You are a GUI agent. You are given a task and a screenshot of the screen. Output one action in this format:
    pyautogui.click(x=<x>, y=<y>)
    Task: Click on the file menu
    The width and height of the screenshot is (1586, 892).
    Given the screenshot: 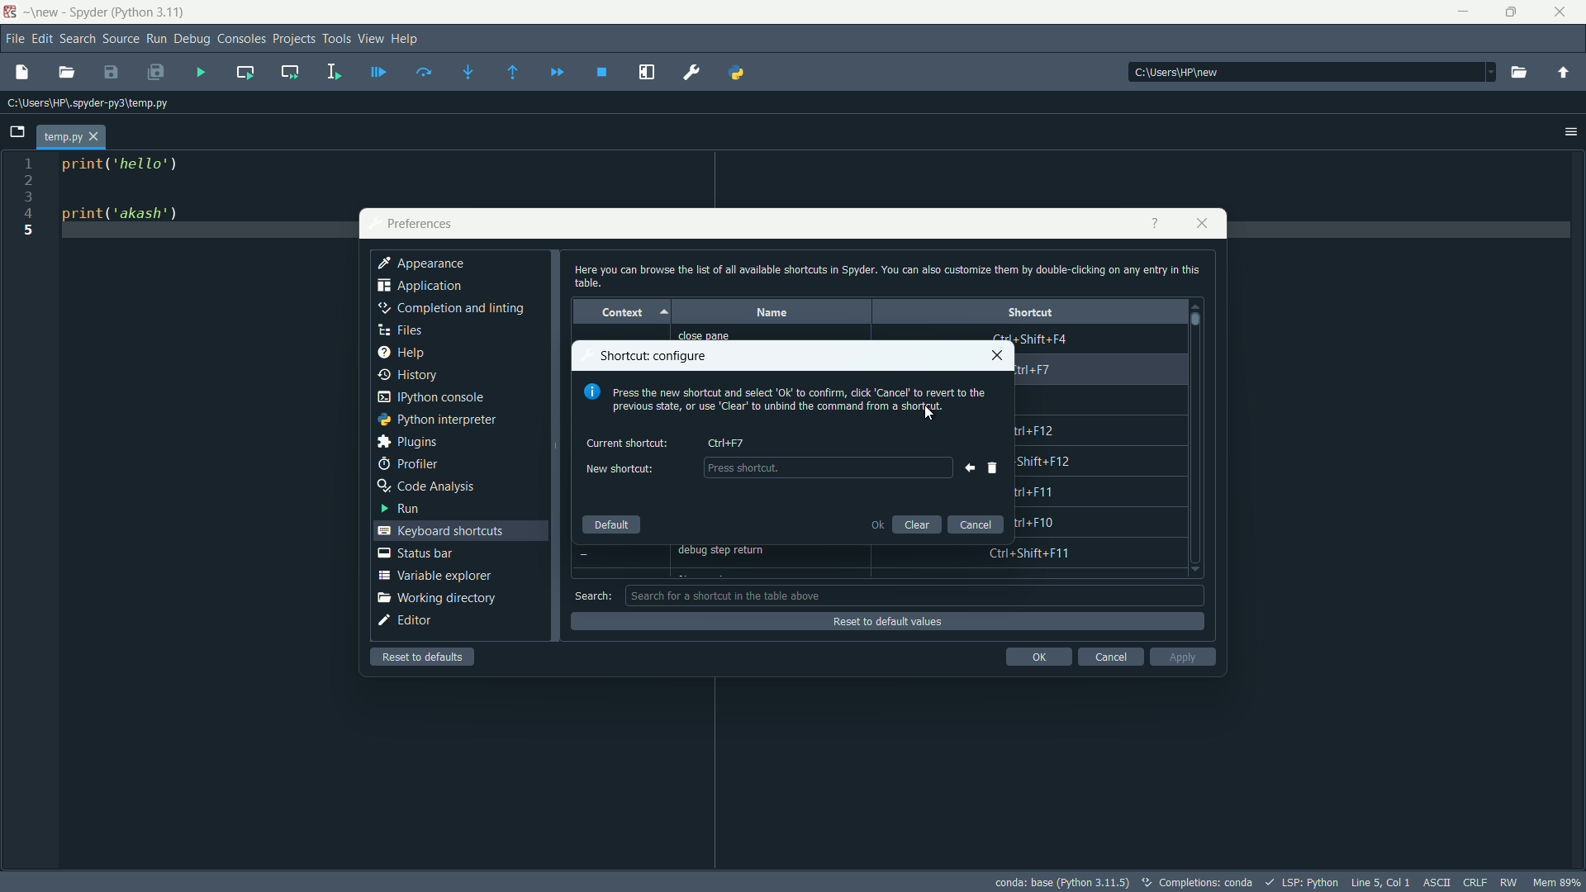 What is the action you would take?
    pyautogui.click(x=17, y=40)
    